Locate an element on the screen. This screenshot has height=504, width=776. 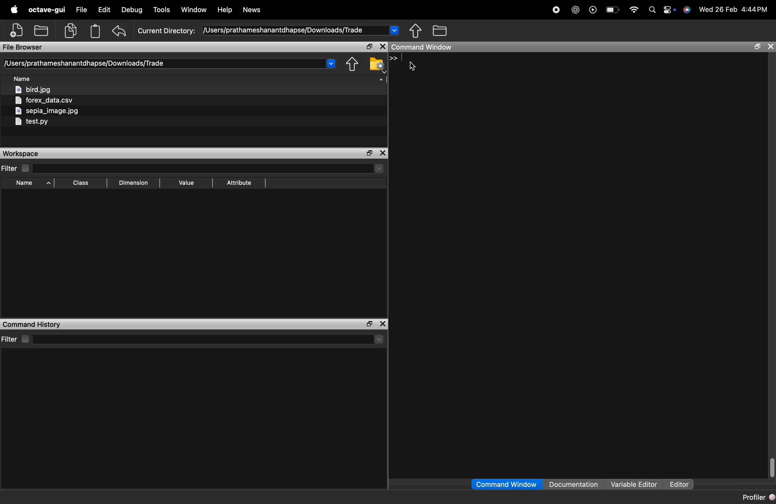
share is located at coordinates (416, 31).